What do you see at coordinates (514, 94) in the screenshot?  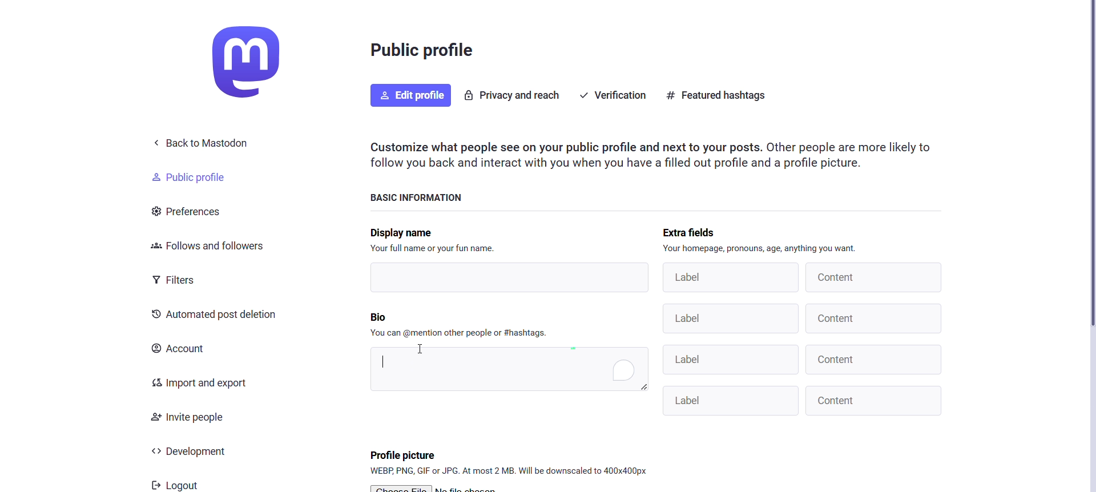 I see `Privacy and Reach` at bounding box center [514, 94].